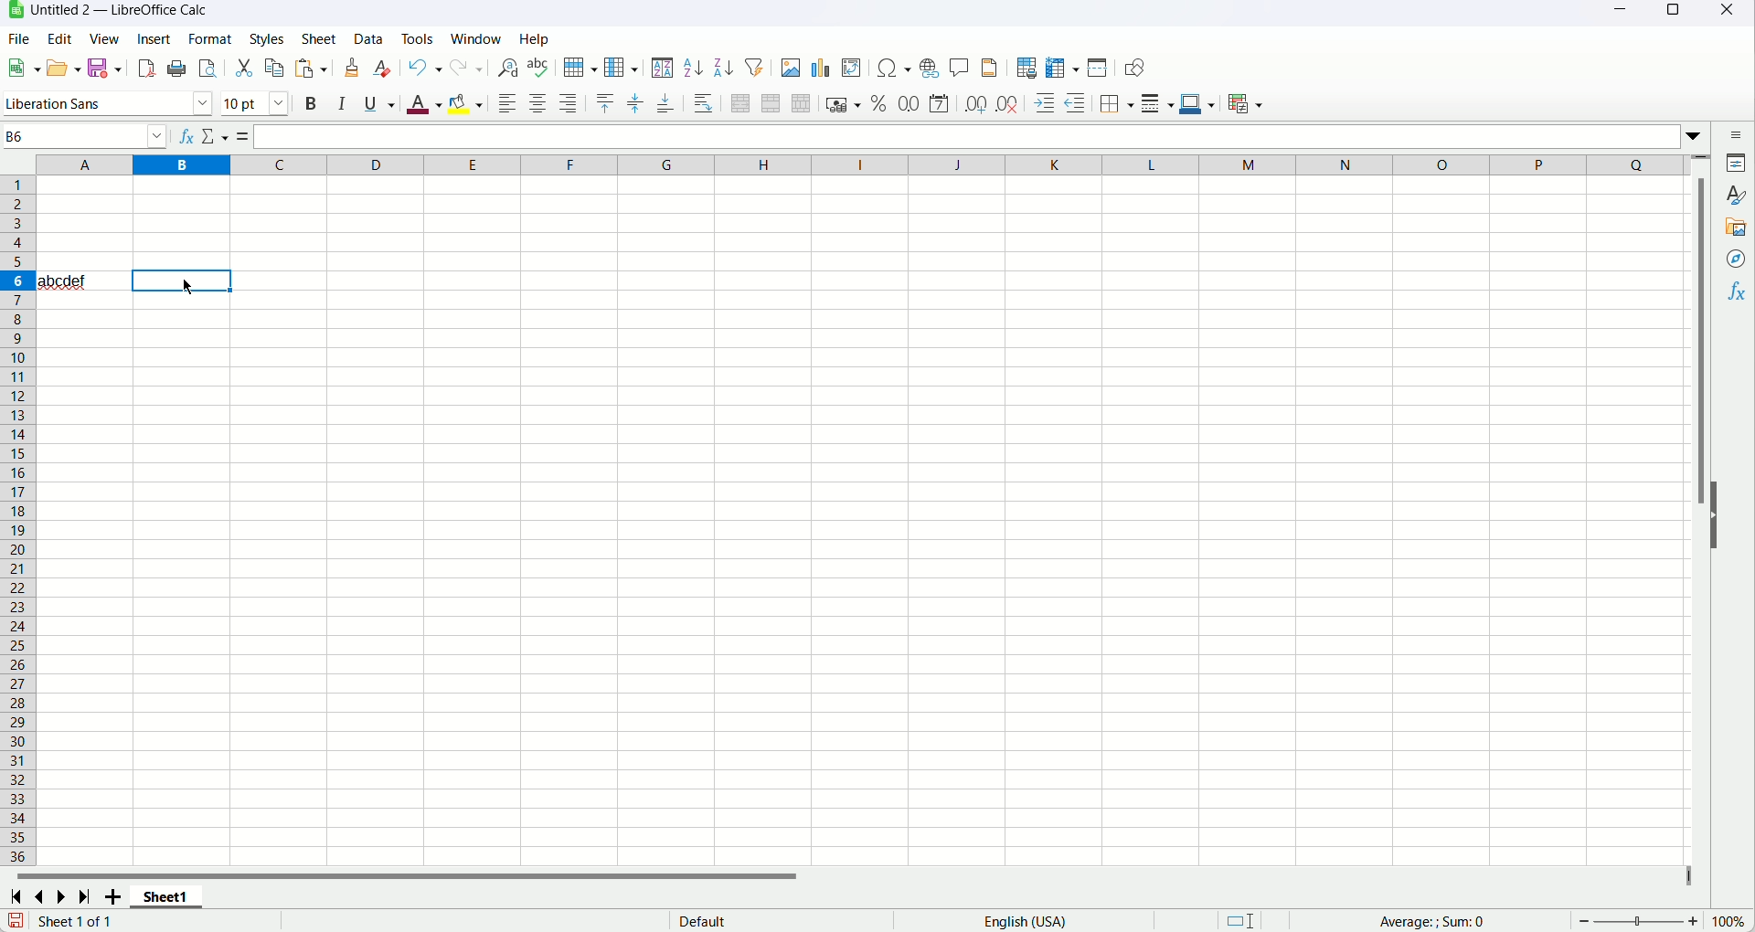 The image size is (1755, 932). I want to click on save, so click(103, 68).